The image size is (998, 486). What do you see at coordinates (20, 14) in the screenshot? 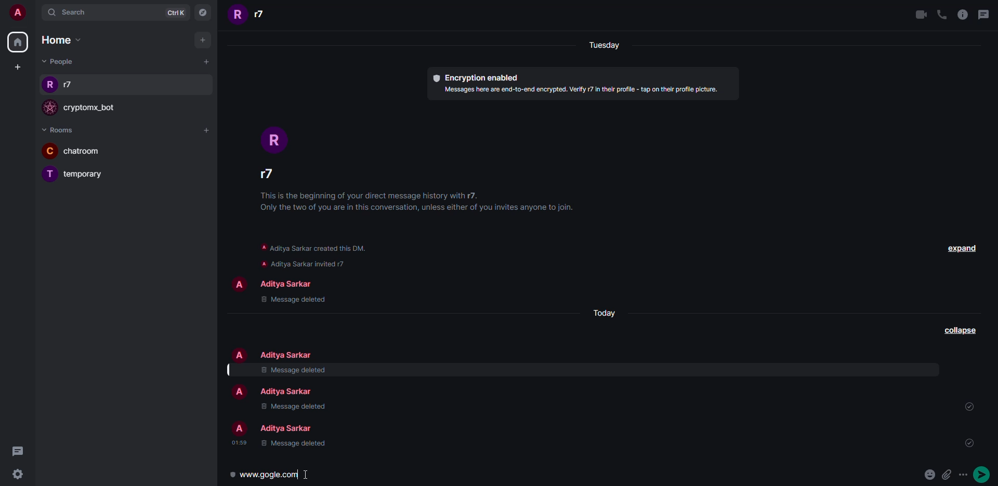
I see `account` at bounding box center [20, 14].